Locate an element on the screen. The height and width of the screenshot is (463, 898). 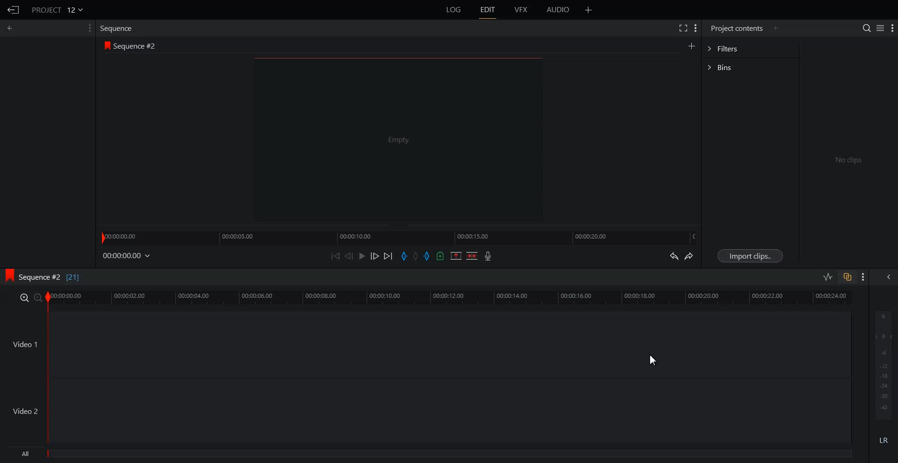
Sequence #2 is located at coordinates (138, 46).